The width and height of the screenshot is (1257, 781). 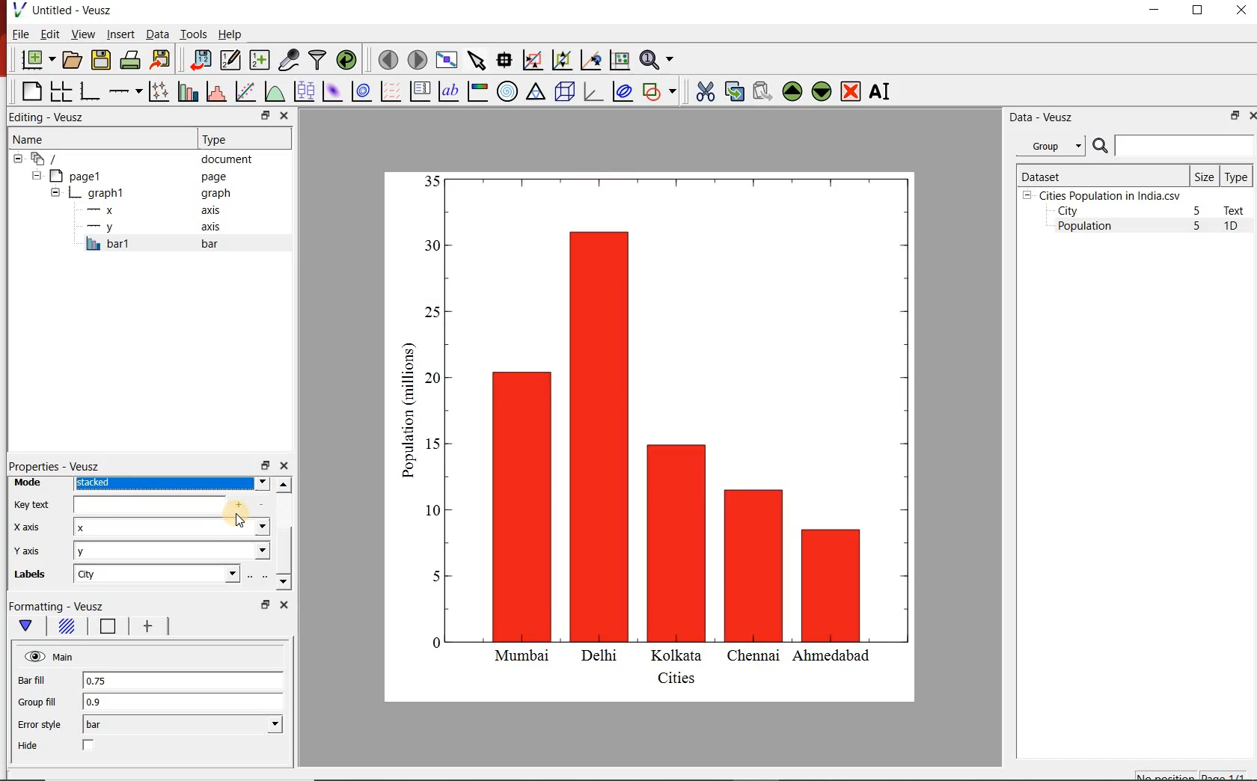 I want to click on y axis, so click(x=37, y=551).